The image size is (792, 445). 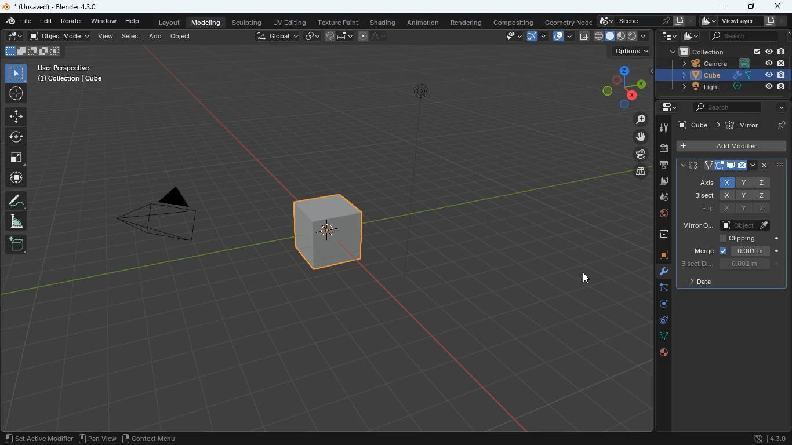 I want to click on render, so click(x=73, y=23).